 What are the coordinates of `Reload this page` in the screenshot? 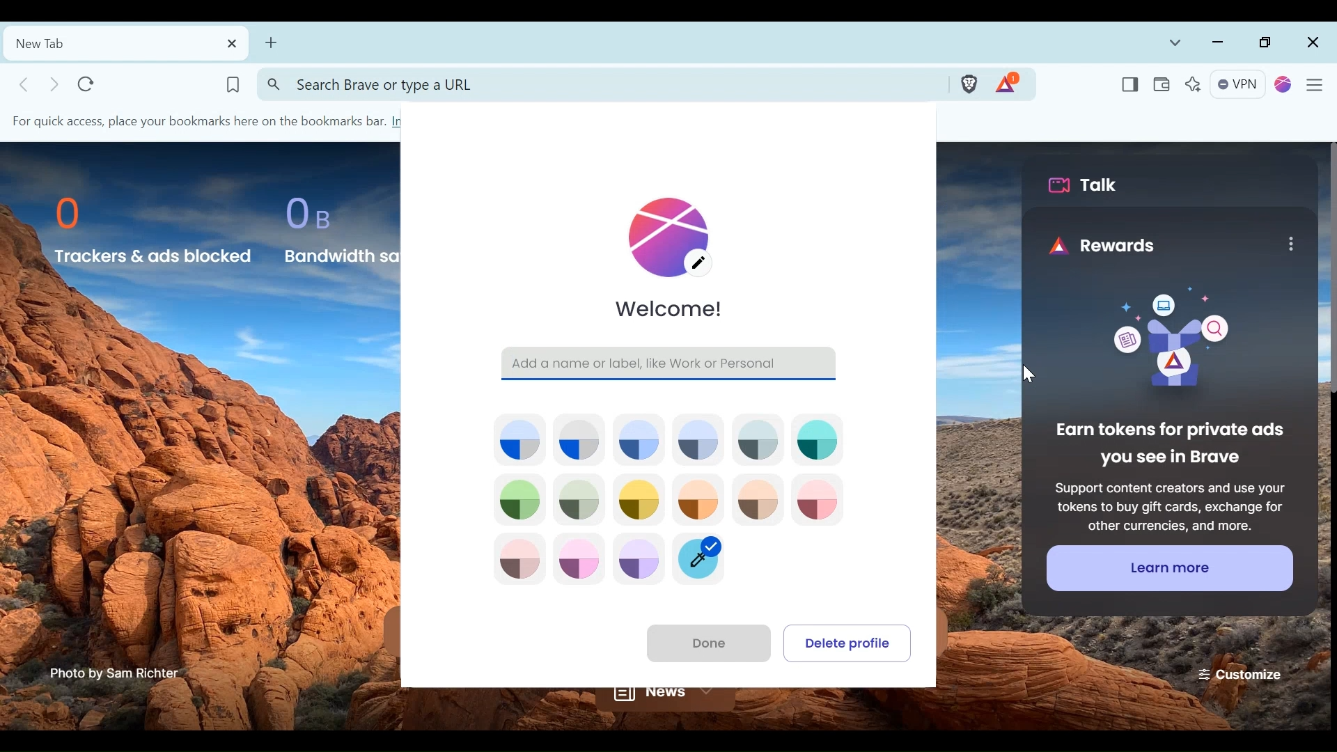 It's located at (86, 84).